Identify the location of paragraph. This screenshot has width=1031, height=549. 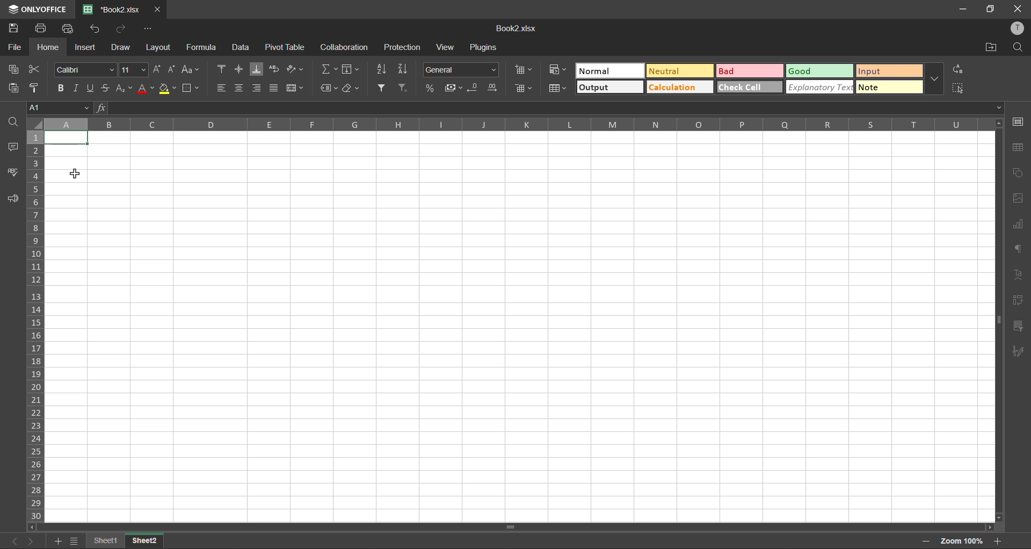
(1017, 248).